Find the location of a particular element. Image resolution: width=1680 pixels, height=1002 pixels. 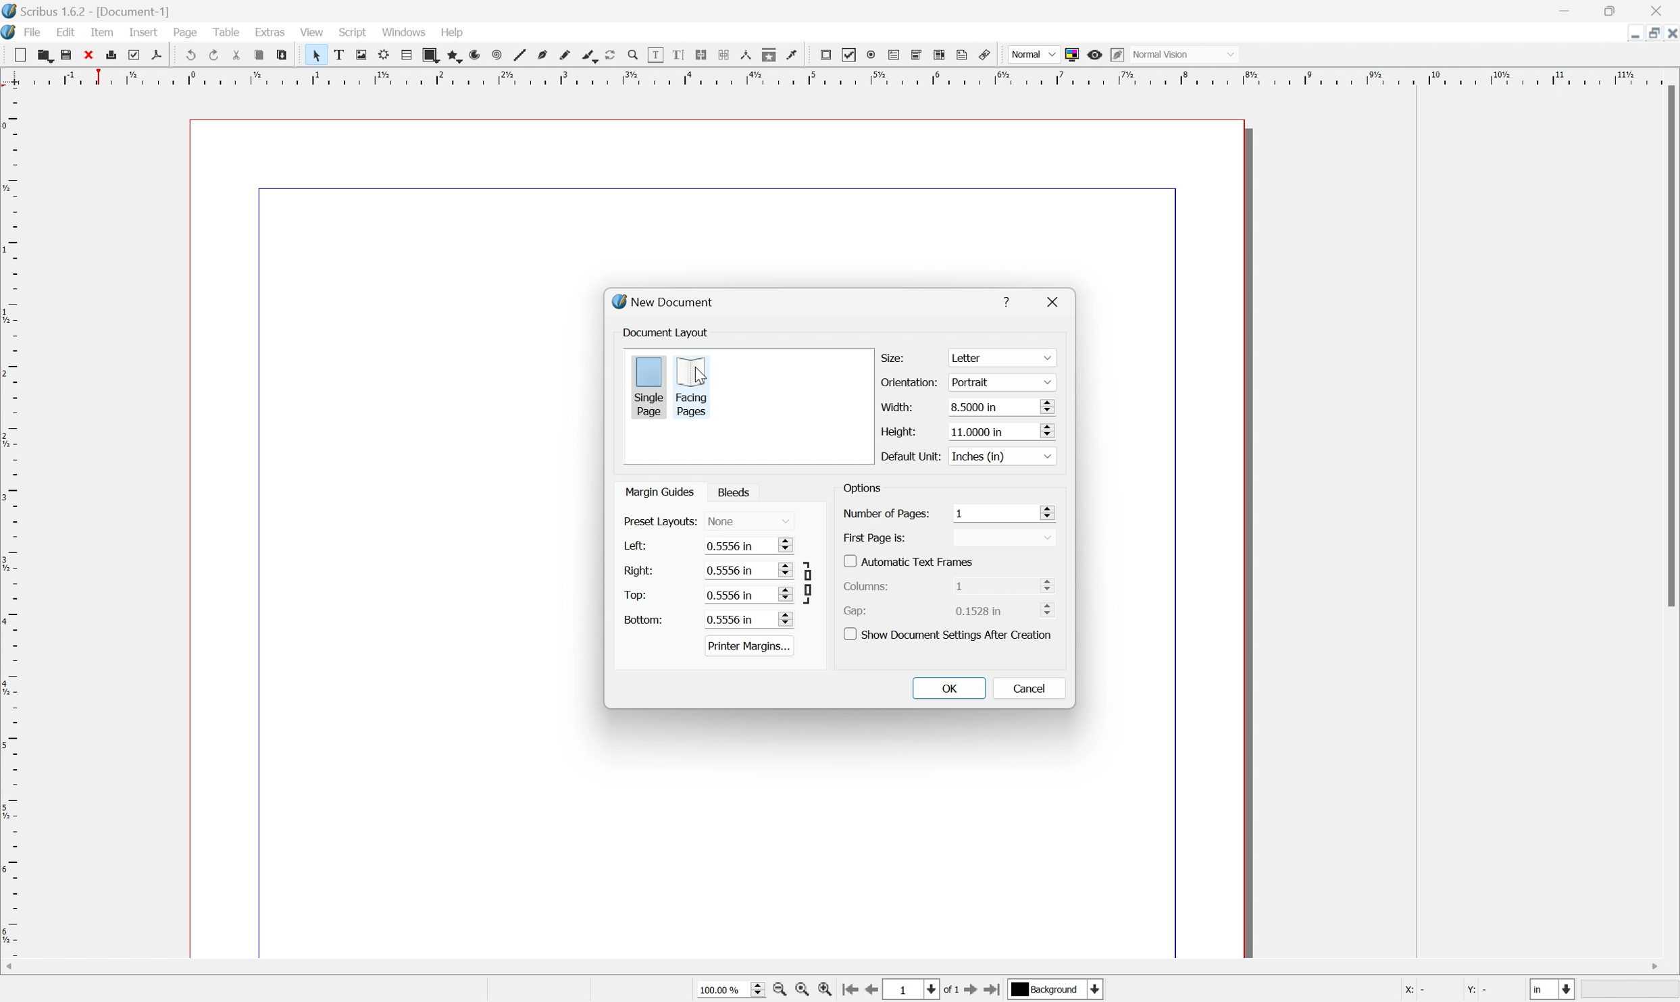

Paste is located at coordinates (286, 57).